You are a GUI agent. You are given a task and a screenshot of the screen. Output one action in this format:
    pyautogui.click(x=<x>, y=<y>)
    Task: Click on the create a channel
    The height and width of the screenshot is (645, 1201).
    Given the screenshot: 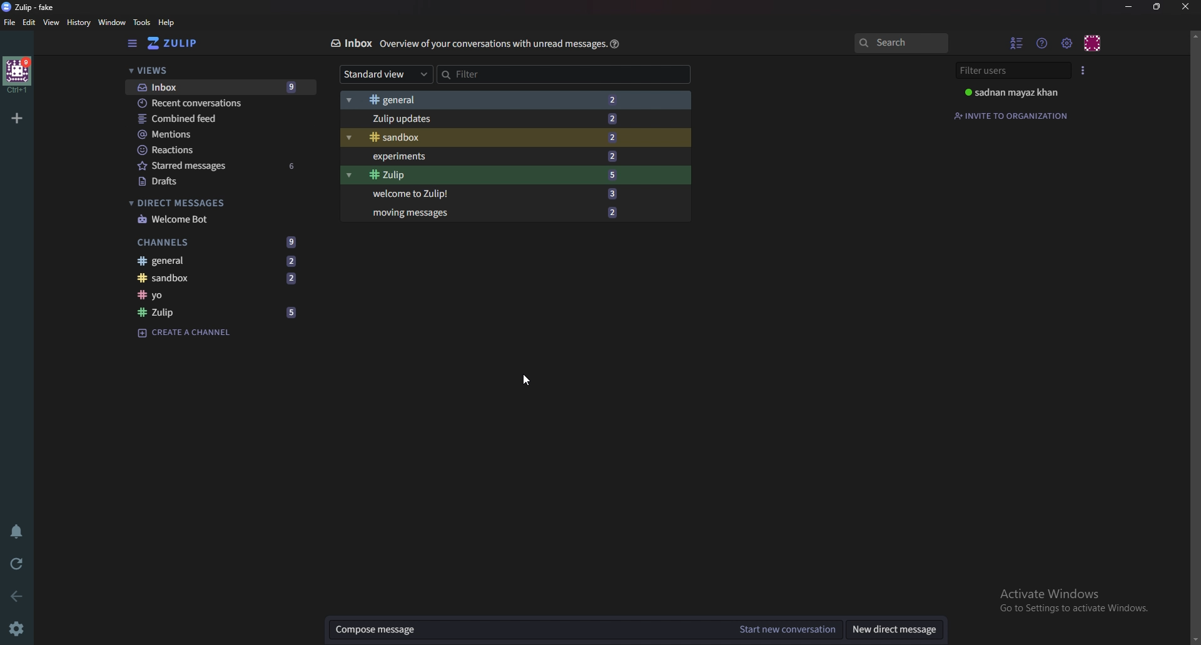 What is the action you would take?
    pyautogui.click(x=192, y=334)
    